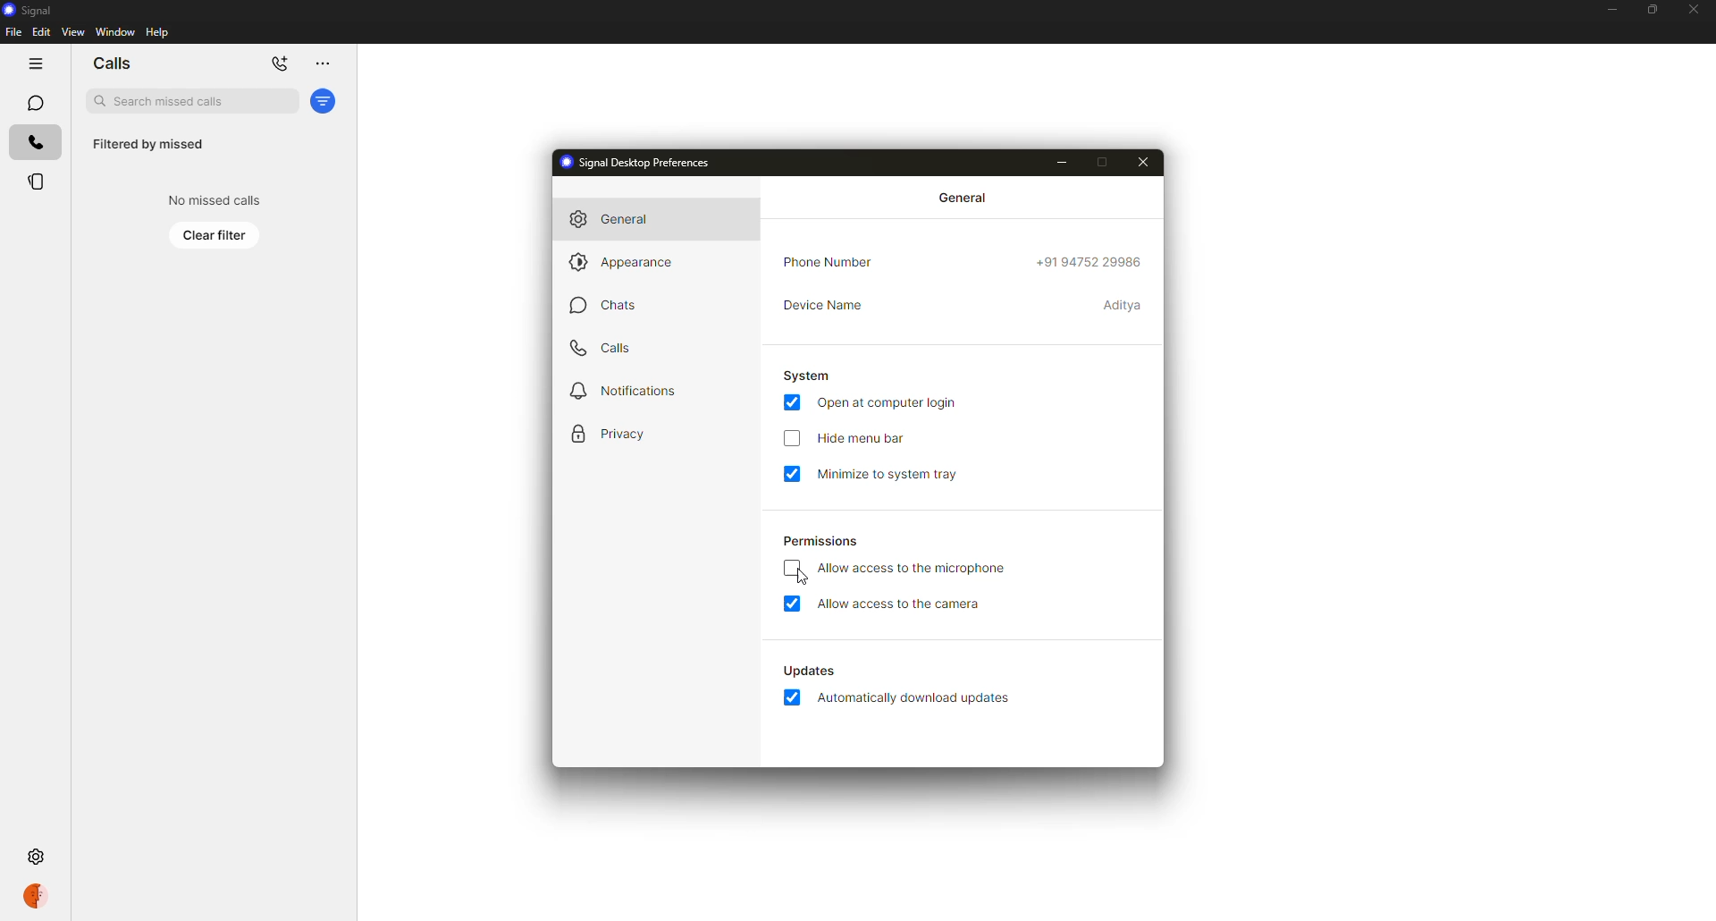 This screenshot has width=1716, height=921. What do you see at coordinates (38, 855) in the screenshot?
I see `settings` at bounding box center [38, 855].